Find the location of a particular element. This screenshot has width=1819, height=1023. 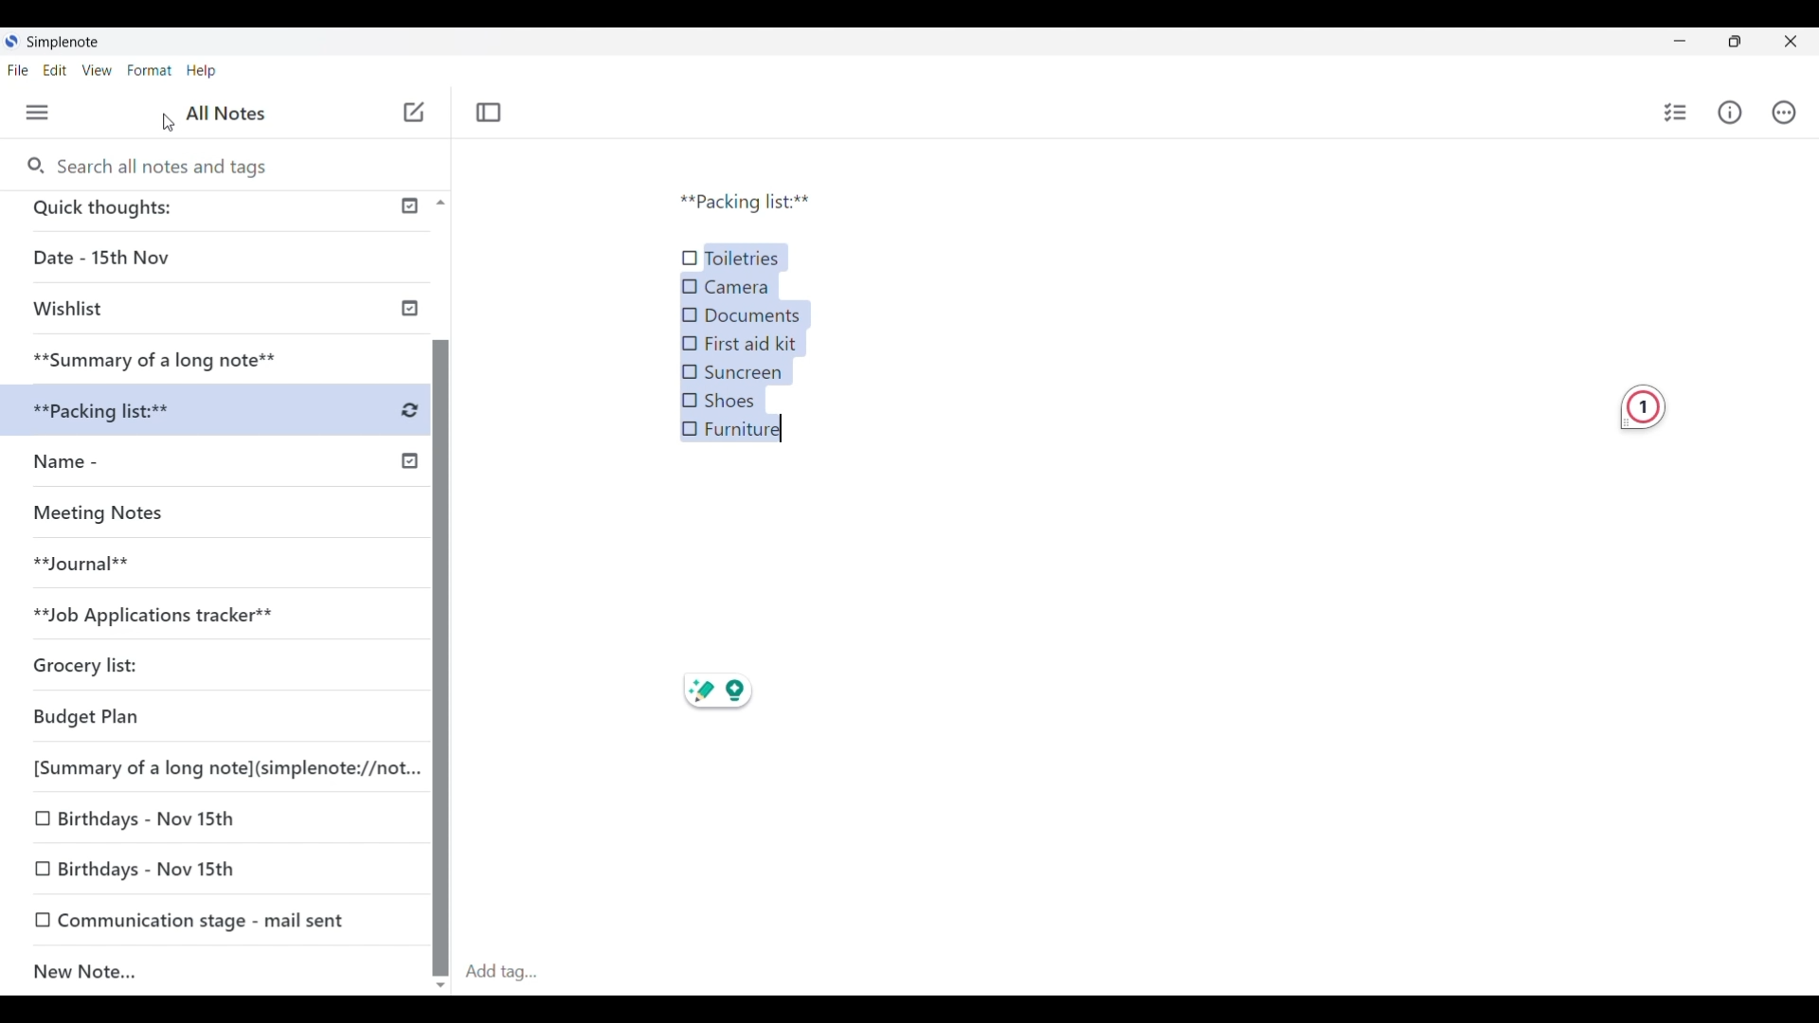

Close interface is located at coordinates (1791, 41).